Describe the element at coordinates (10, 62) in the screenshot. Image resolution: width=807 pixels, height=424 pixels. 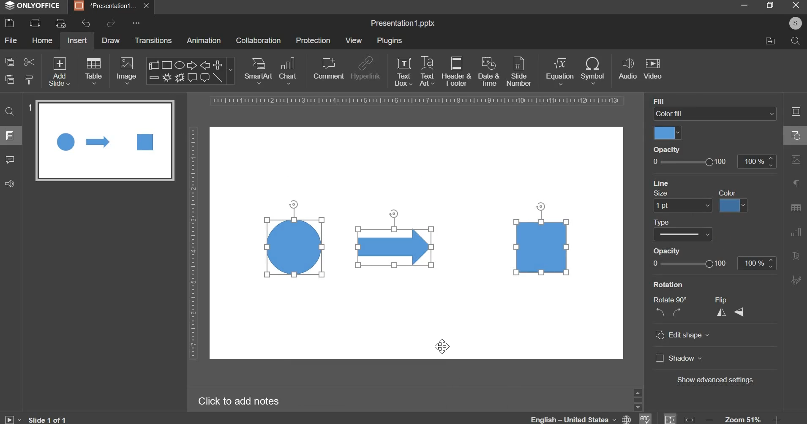
I see `copy` at that location.